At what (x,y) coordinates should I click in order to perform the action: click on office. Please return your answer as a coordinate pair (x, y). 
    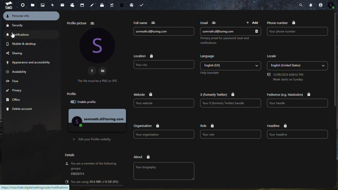
    Looking at the image, I should click on (22, 99).